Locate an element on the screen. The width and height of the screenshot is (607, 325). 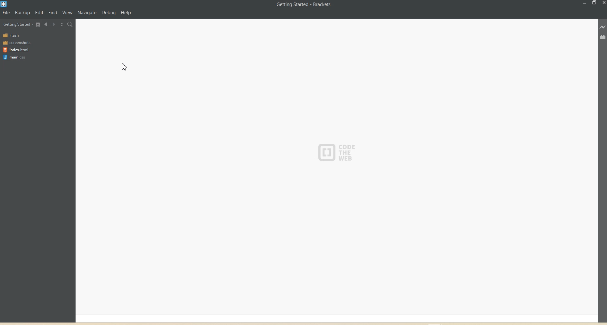
Live Preview is located at coordinates (603, 27).